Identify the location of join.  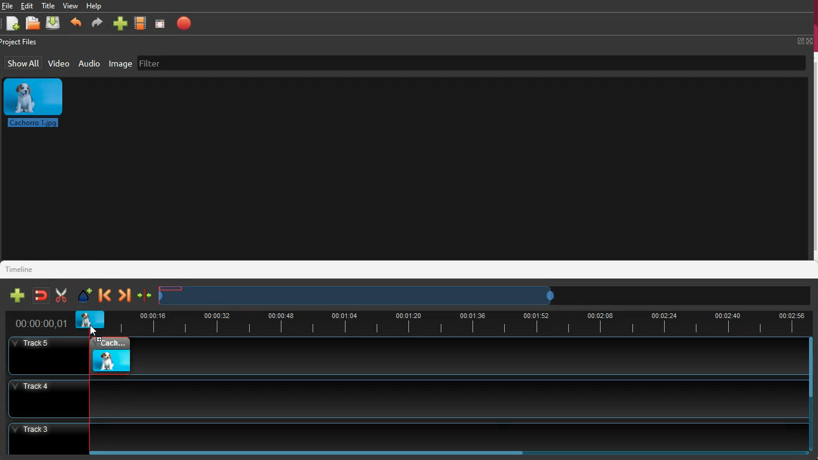
(145, 295).